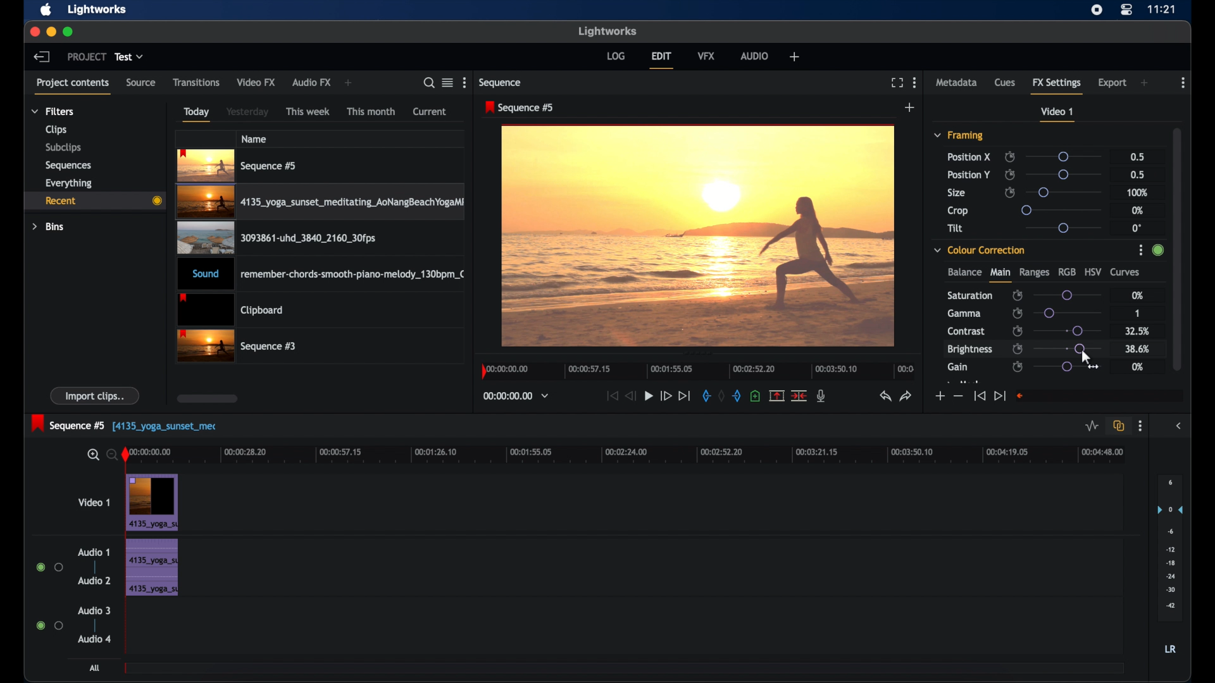  I want to click on scrollbar, so click(1179, 247).